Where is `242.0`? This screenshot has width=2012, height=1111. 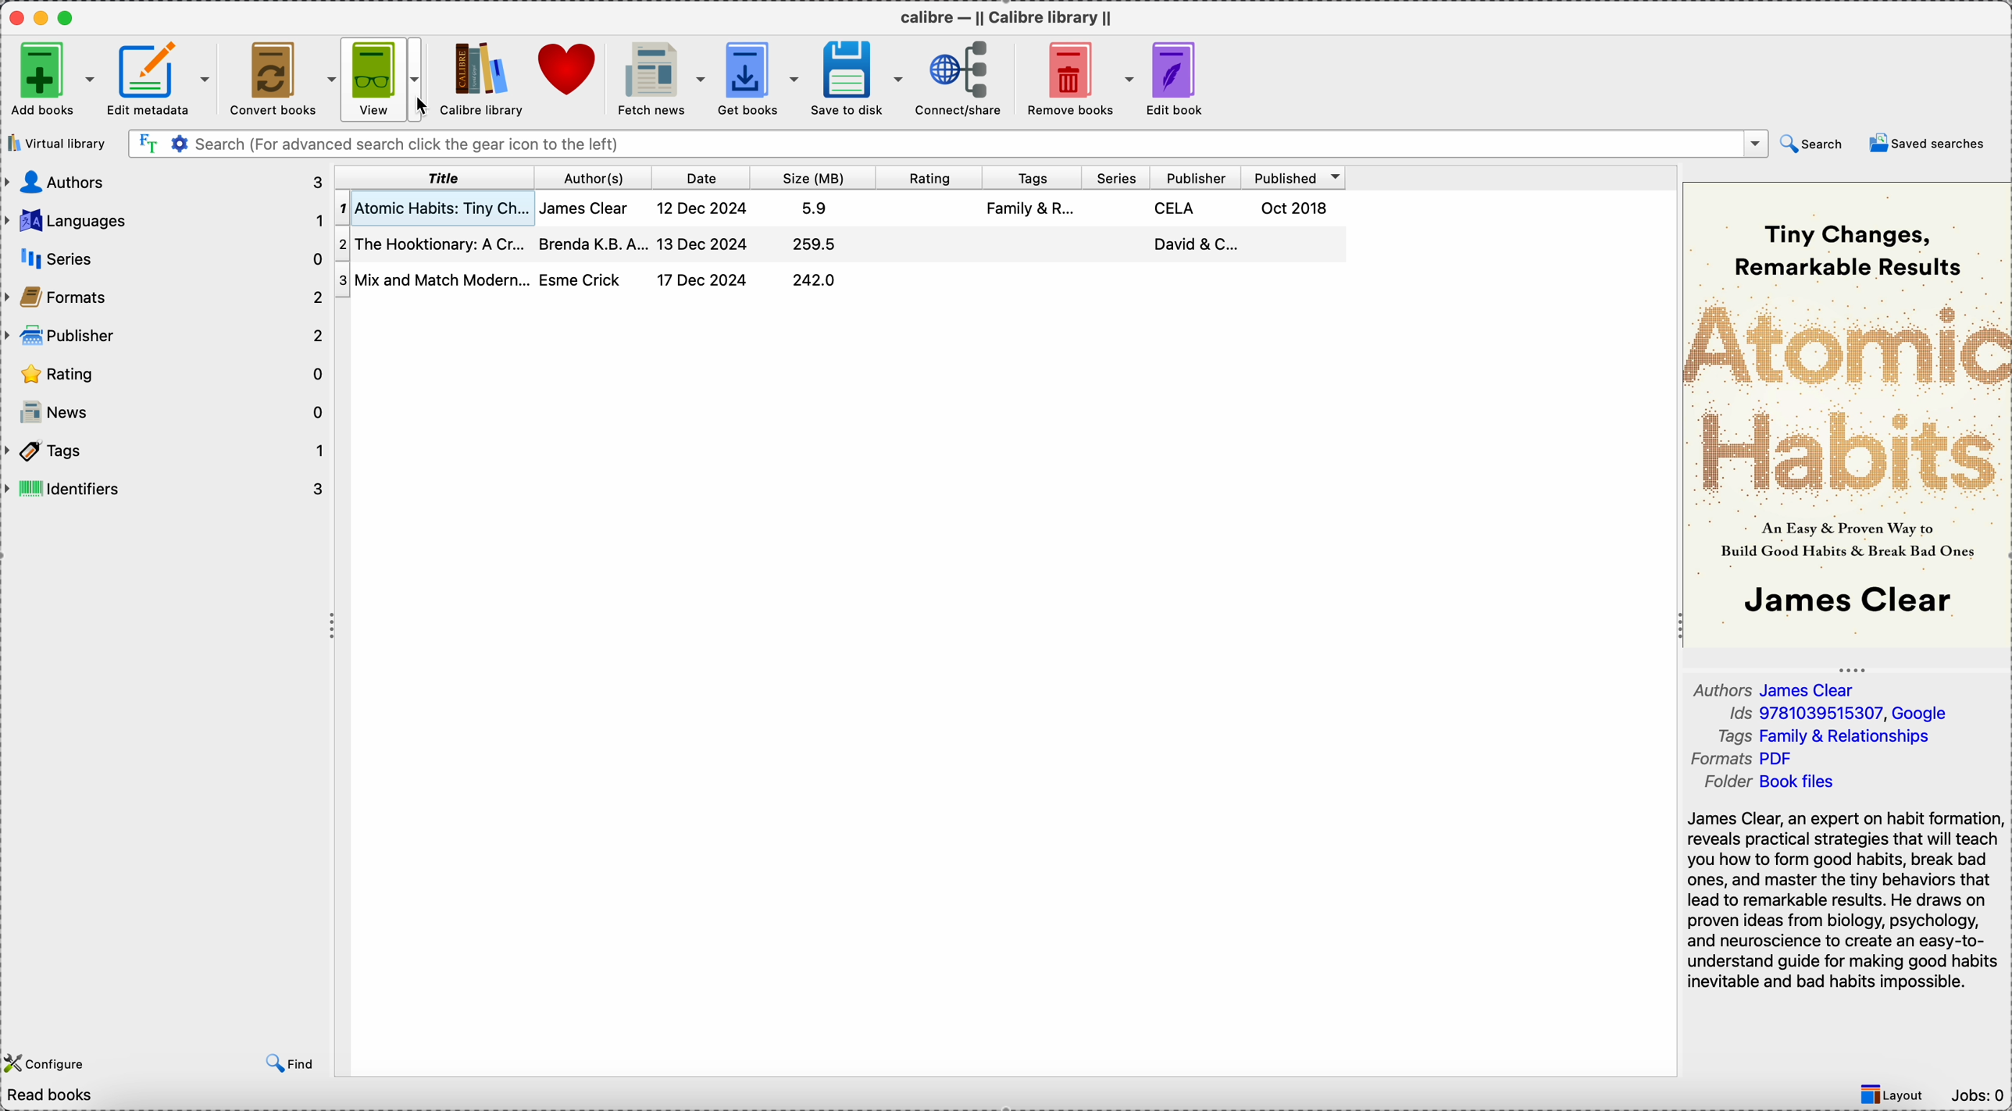
242.0 is located at coordinates (815, 280).